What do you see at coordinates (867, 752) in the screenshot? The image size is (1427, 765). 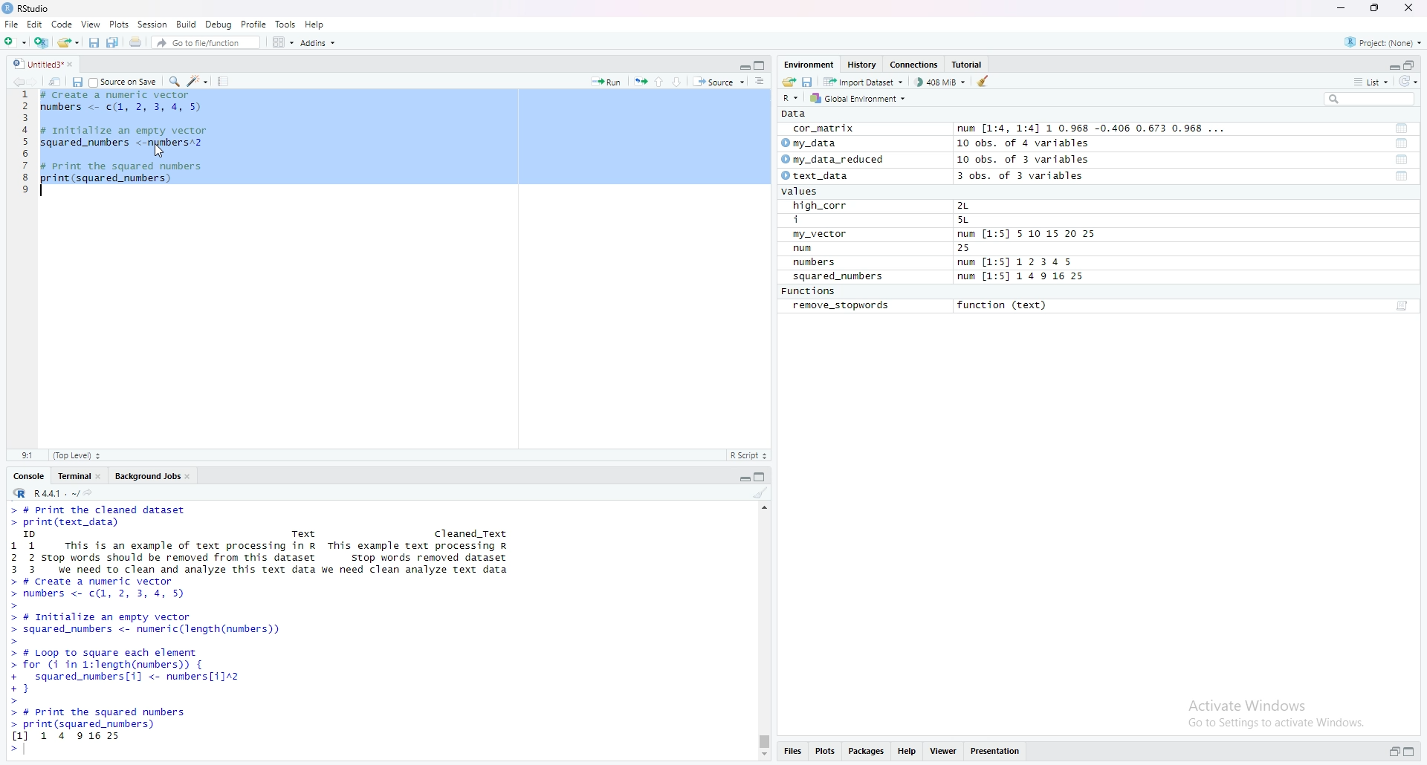 I see `Packages` at bounding box center [867, 752].